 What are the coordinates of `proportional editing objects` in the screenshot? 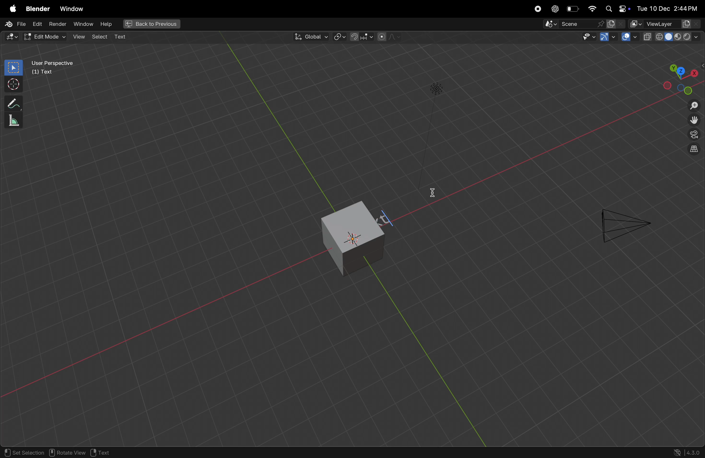 It's located at (390, 38).